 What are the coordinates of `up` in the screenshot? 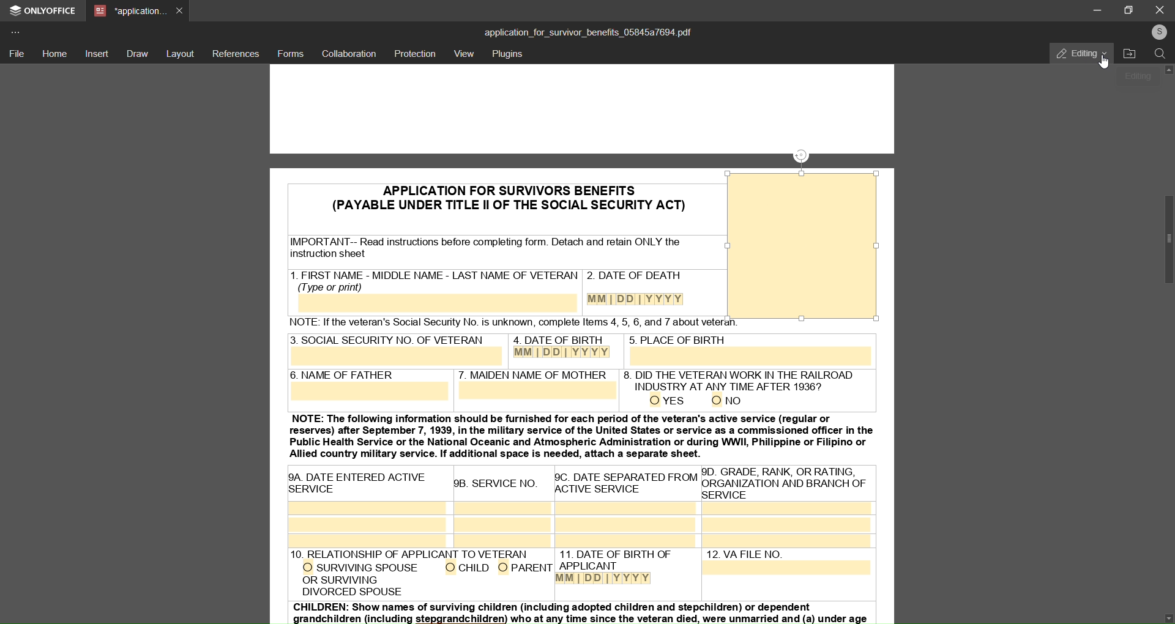 It's located at (1169, 73).